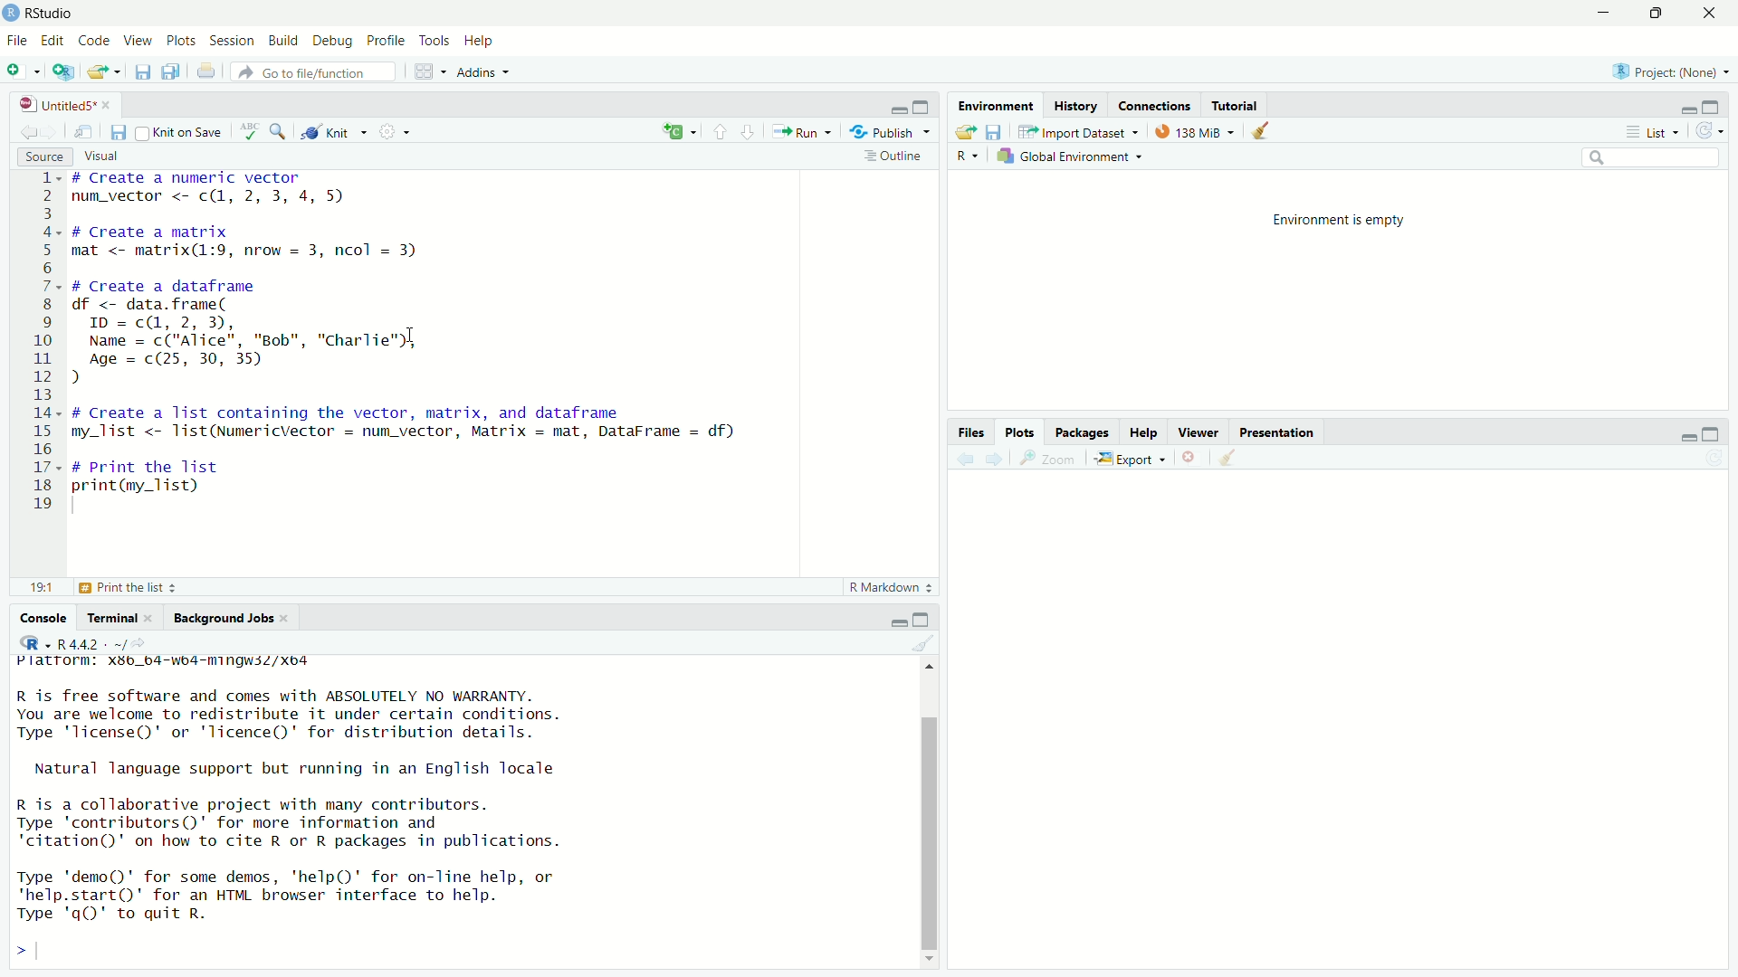  I want to click on ) | Untitled5*, so click(63, 105).